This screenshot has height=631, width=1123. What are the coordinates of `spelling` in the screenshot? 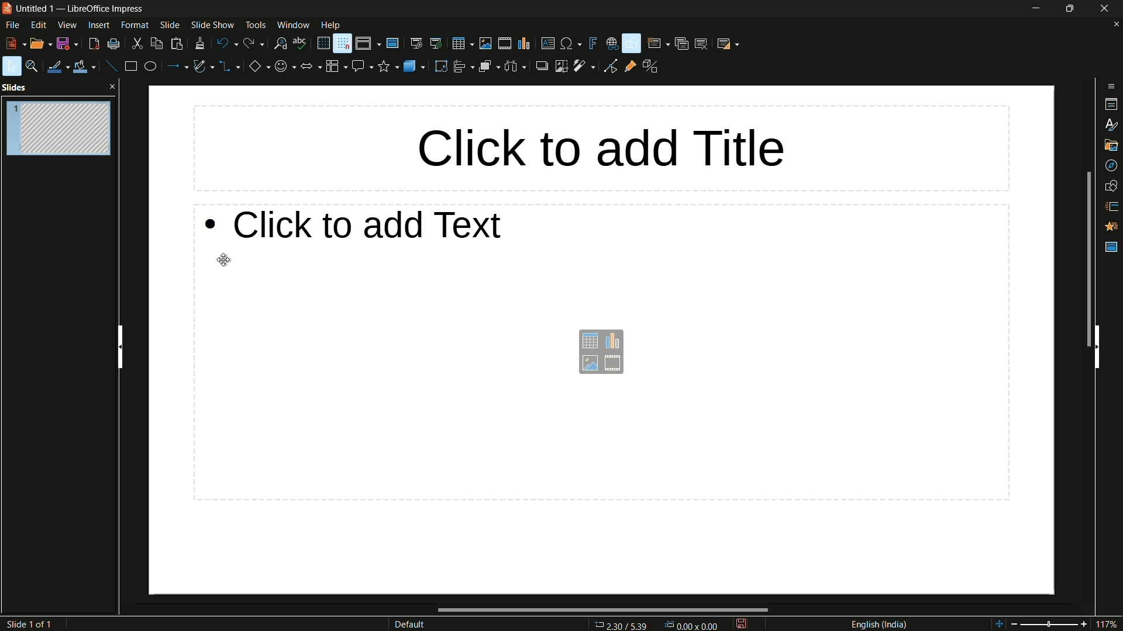 It's located at (301, 44).